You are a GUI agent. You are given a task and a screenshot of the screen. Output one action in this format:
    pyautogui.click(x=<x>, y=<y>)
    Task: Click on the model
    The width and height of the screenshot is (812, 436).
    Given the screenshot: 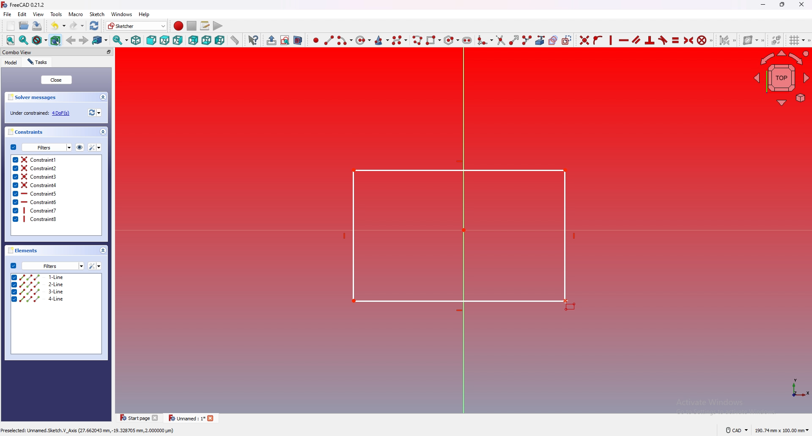 What is the action you would take?
    pyautogui.click(x=11, y=63)
    